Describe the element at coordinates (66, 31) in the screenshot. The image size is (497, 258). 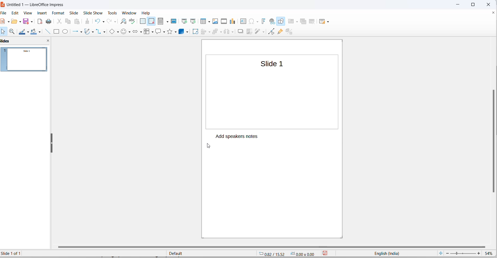
I see `ellipse` at that location.